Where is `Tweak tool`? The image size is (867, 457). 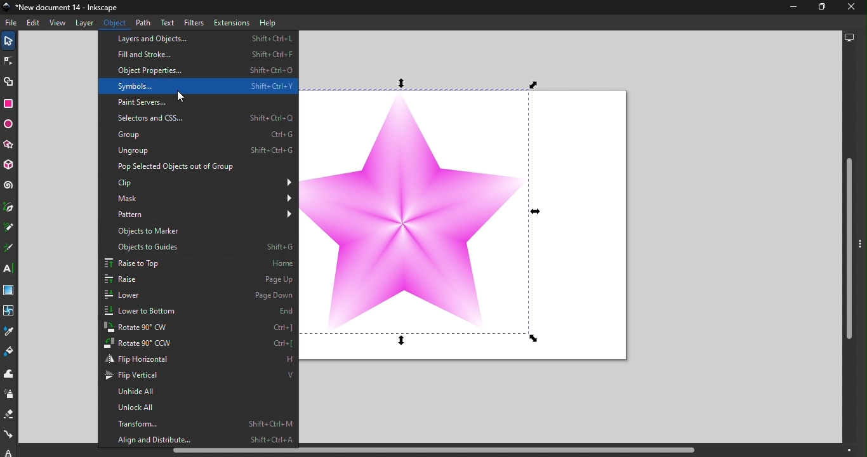
Tweak tool is located at coordinates (11, 373).